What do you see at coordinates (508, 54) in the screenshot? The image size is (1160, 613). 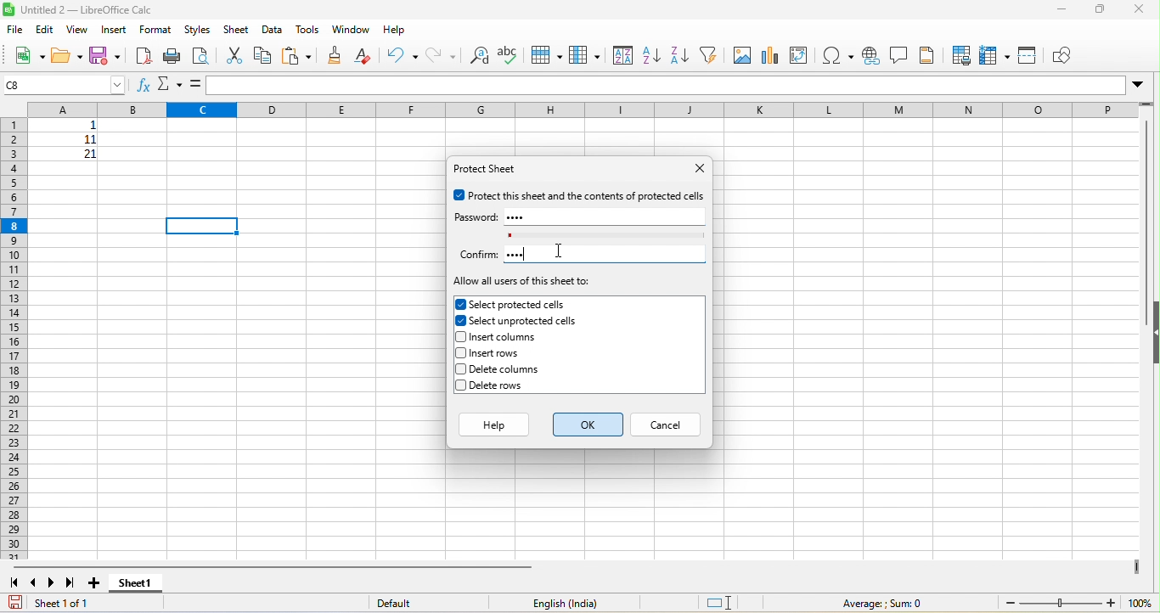 I see `spelling` at bounding box center [508, 54].